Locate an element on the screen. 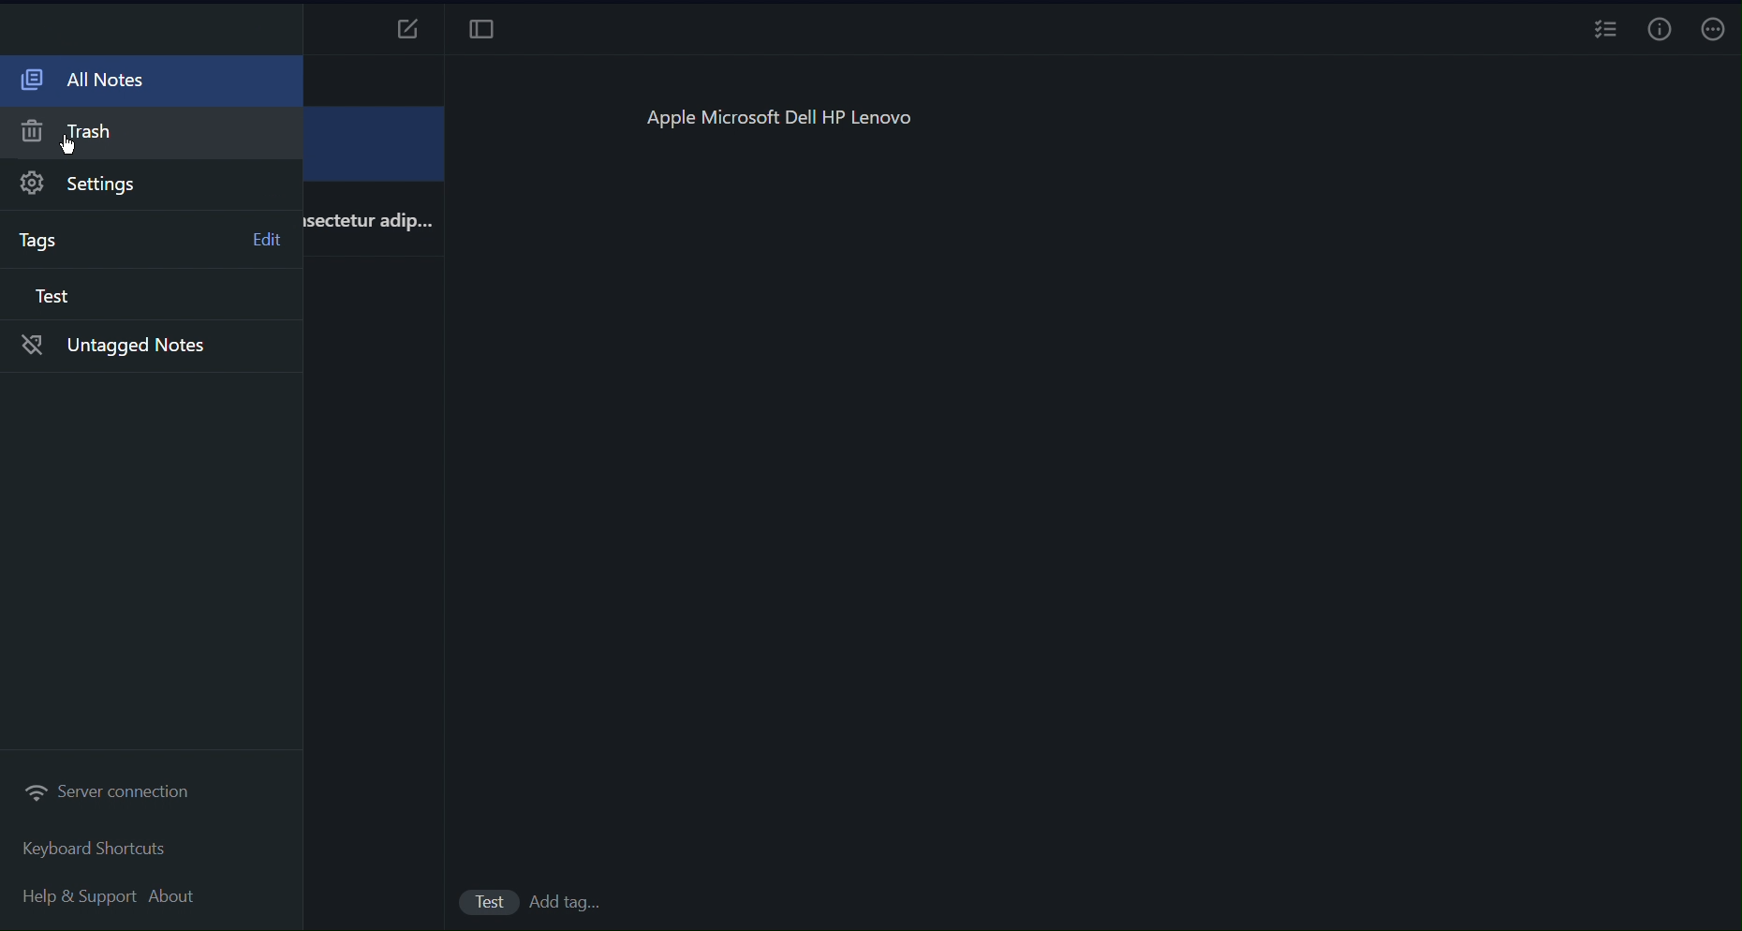  Untagged notes is located at coordinates (130, 347).